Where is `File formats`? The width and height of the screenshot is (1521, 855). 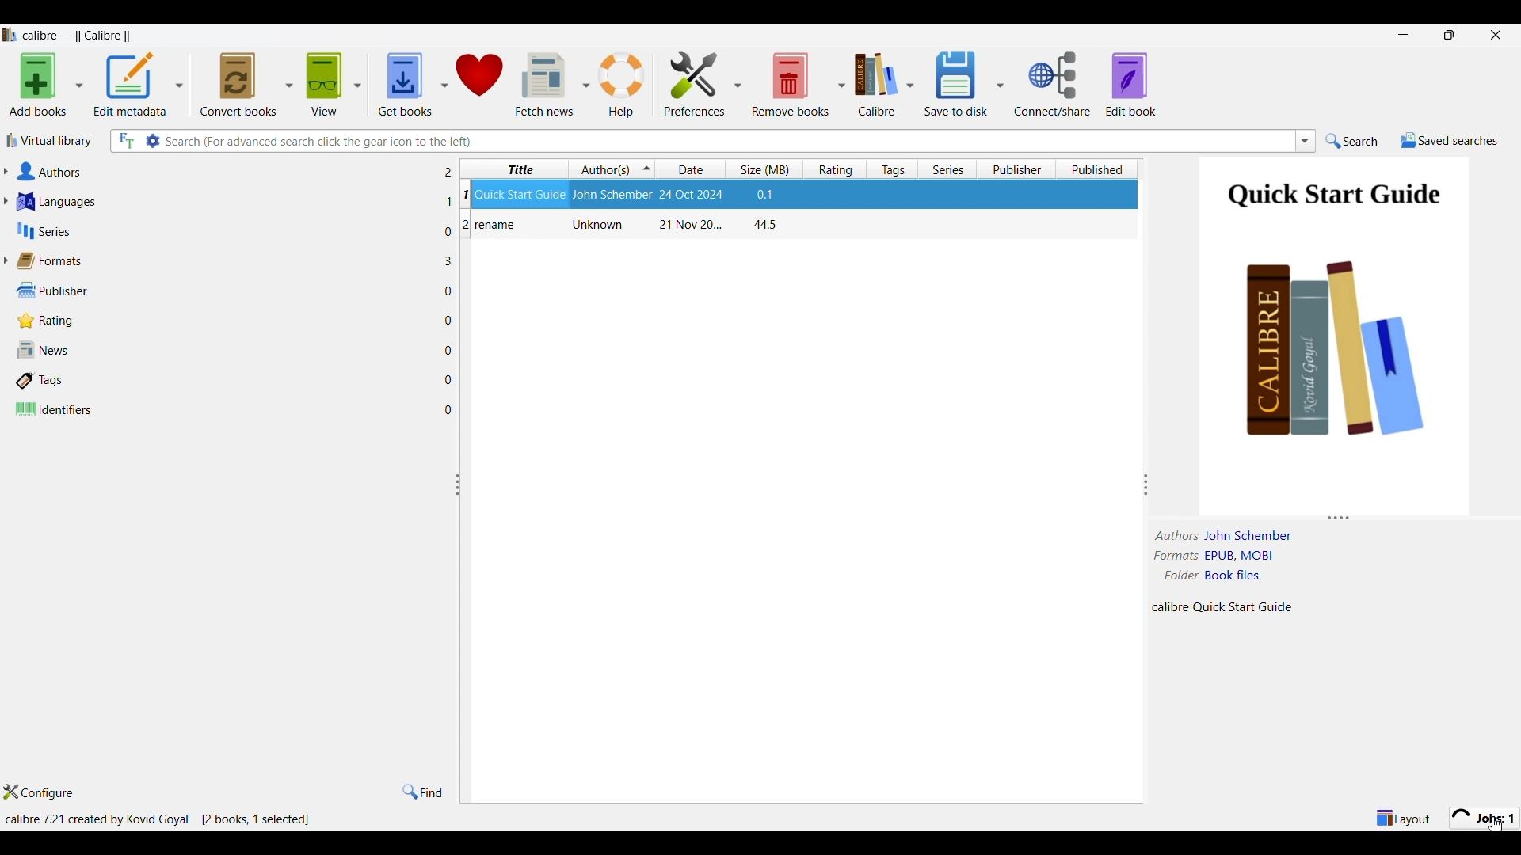 File formats is located at coordinates (1241, 556).